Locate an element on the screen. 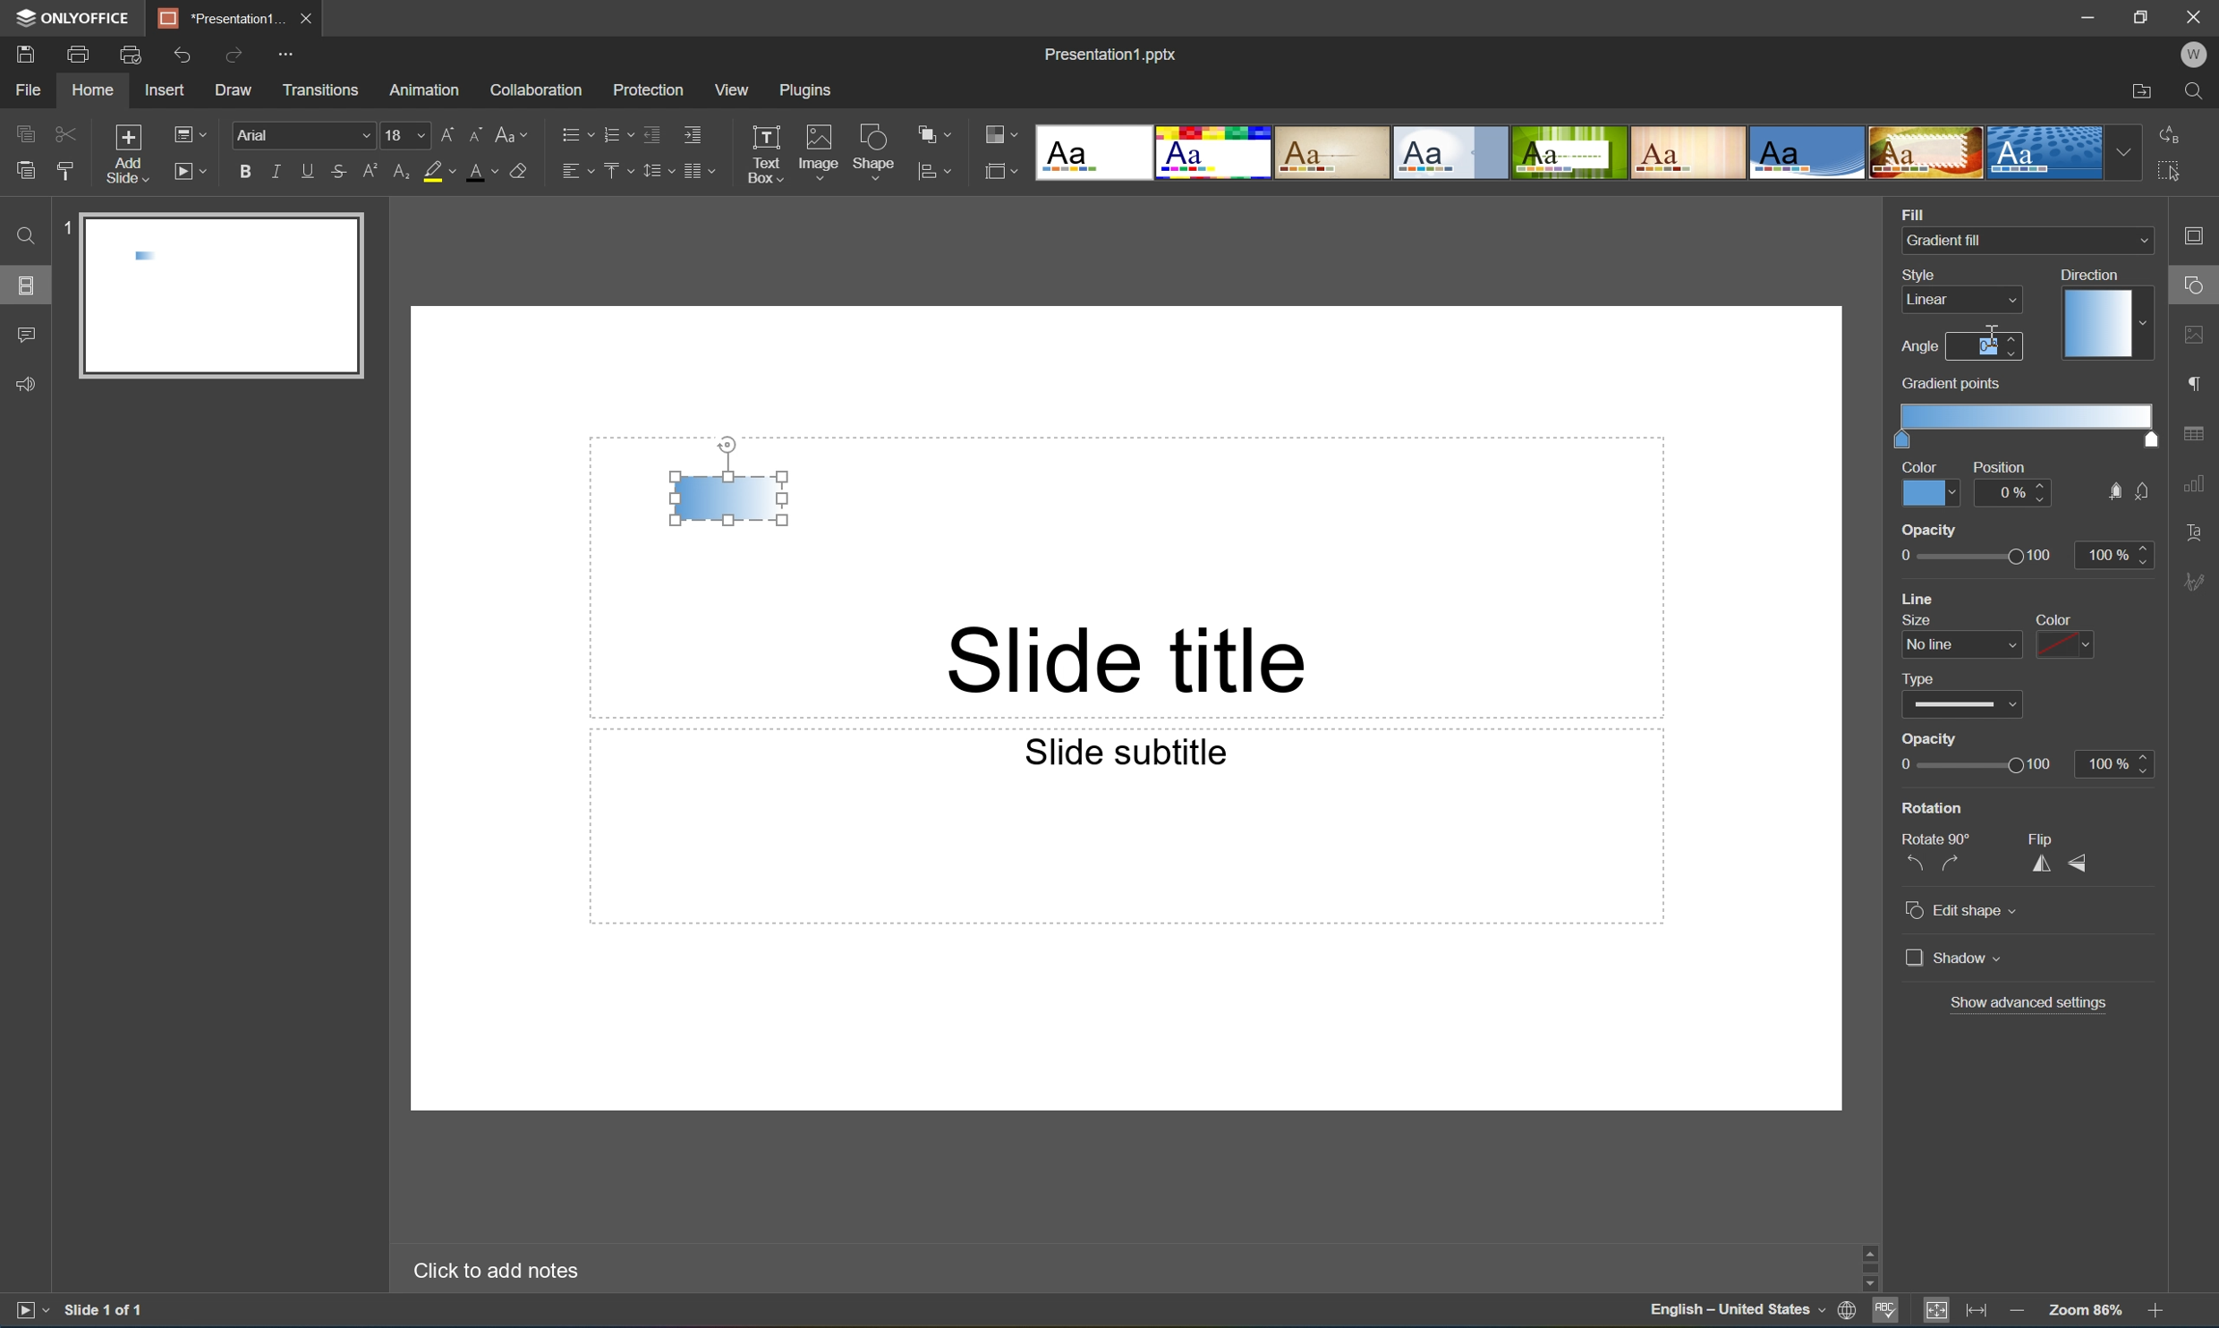 Image resolution: width=2219 pixels, height=1328 pixels. Open file location is located at coordinates (2141, 93).